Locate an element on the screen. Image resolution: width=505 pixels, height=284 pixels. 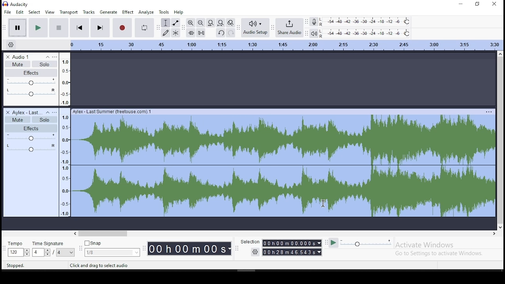
help is located at coordinates (178, 12).